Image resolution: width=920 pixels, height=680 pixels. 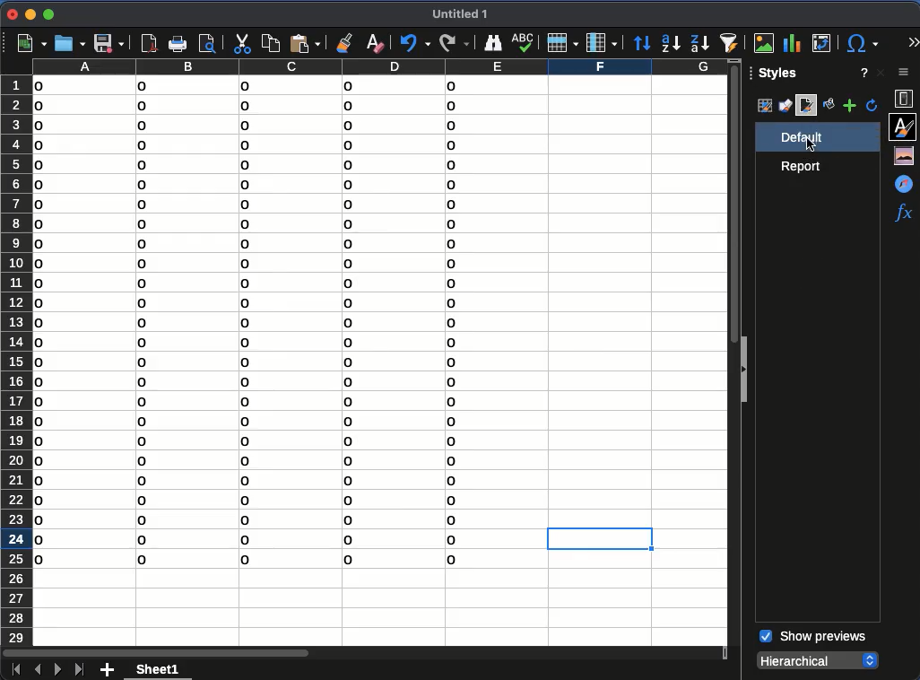 I want to click on previous sheet, so click(x=36, y=670).